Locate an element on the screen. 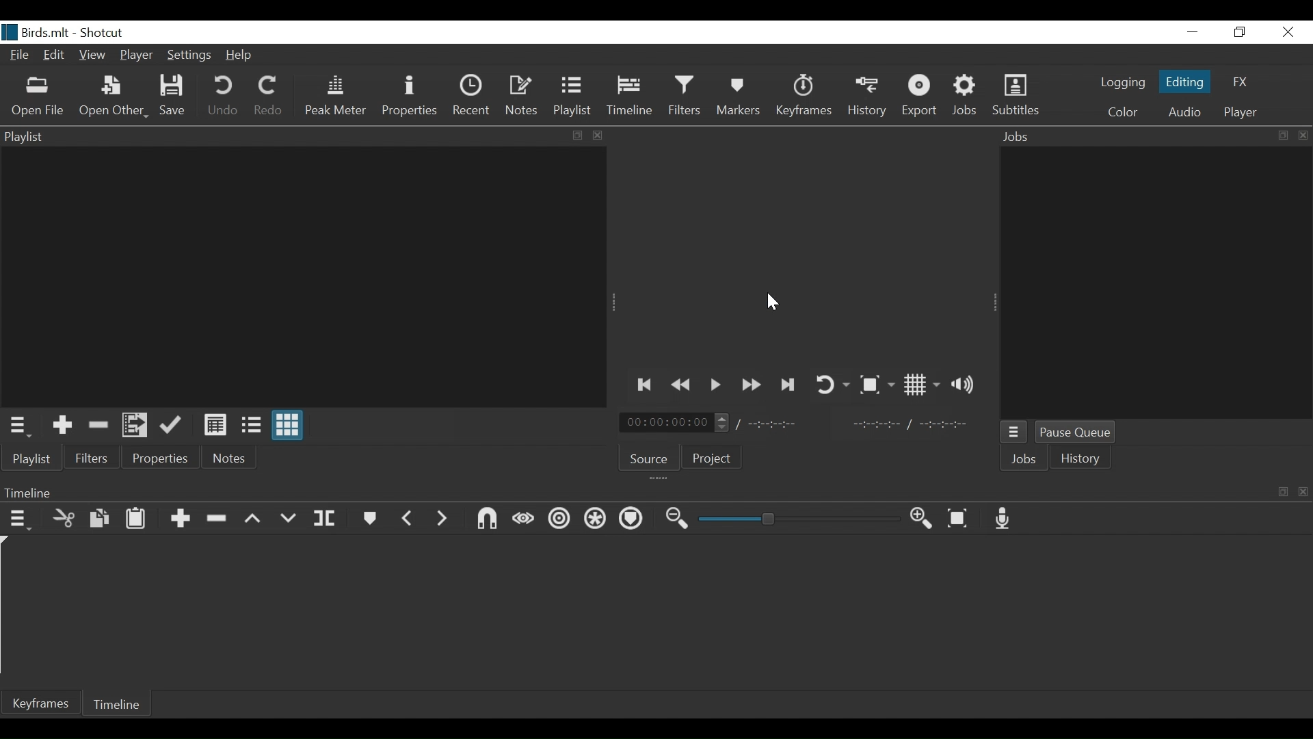 This screenshot has width=1313, height=739. View as Detail is located at coordinates (215, 425).